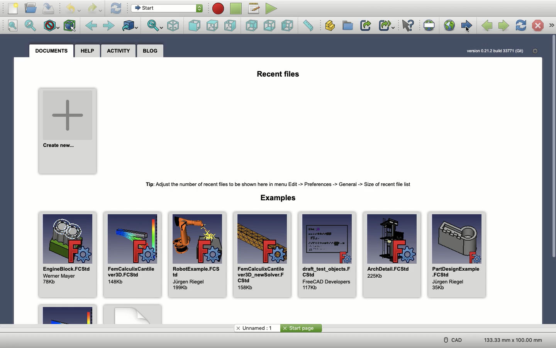  Describe the element at coordinates (31, 9) in the screenshot. I see `Open` at that location.